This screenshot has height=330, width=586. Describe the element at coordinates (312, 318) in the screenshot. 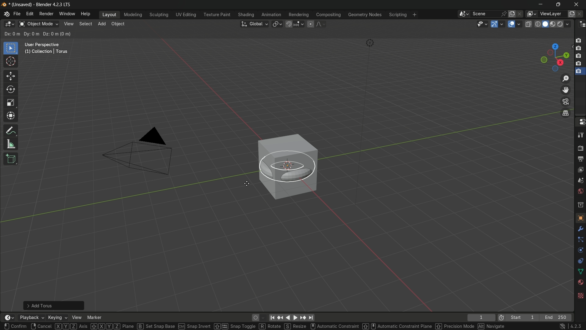

I see `jump to endpoint` at that location.